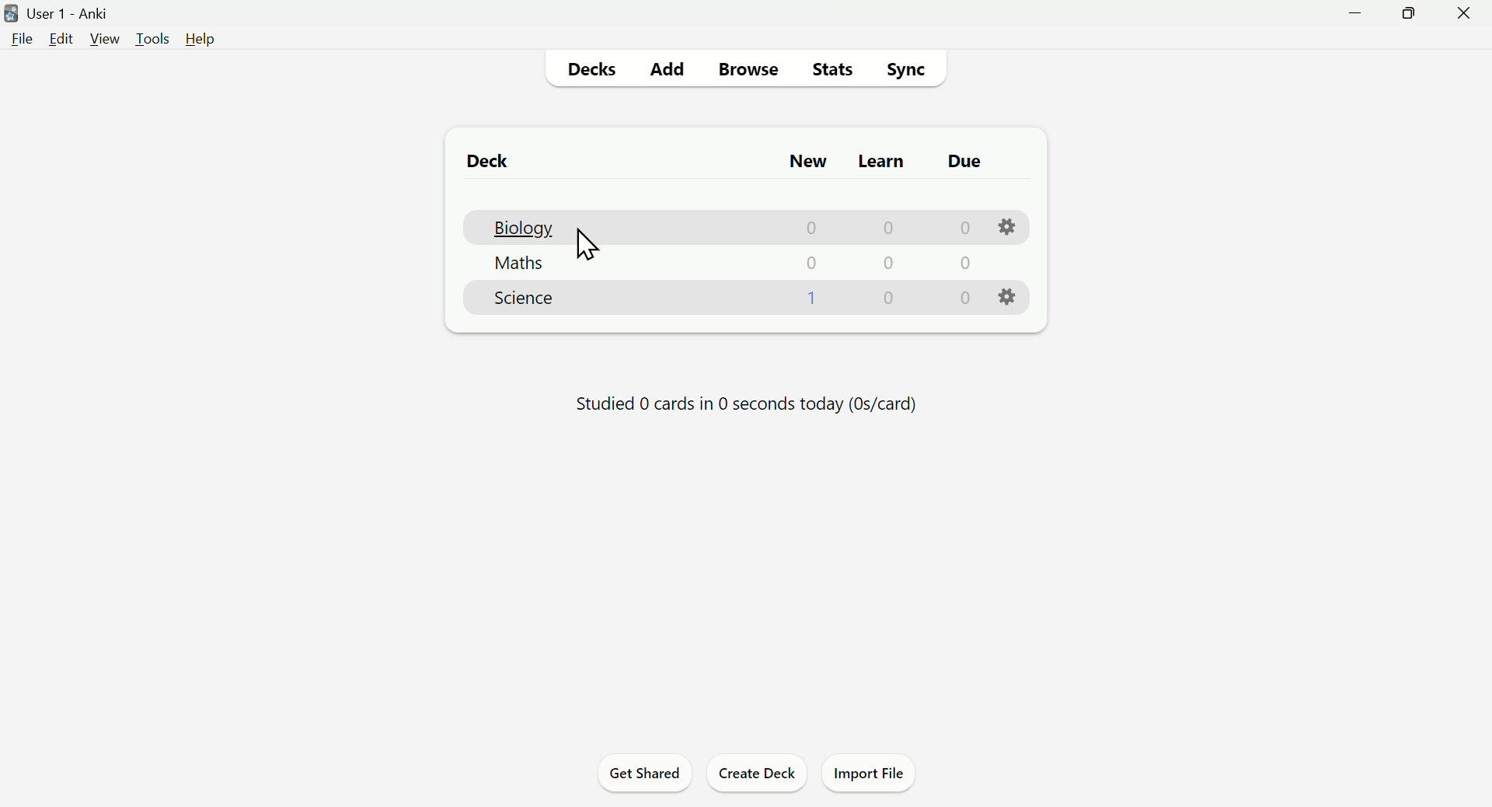 The height and width of the screenshot is (807, 1492). Describe the element at coordinates (962, 264) in the screenshot. I see `0` at that location.